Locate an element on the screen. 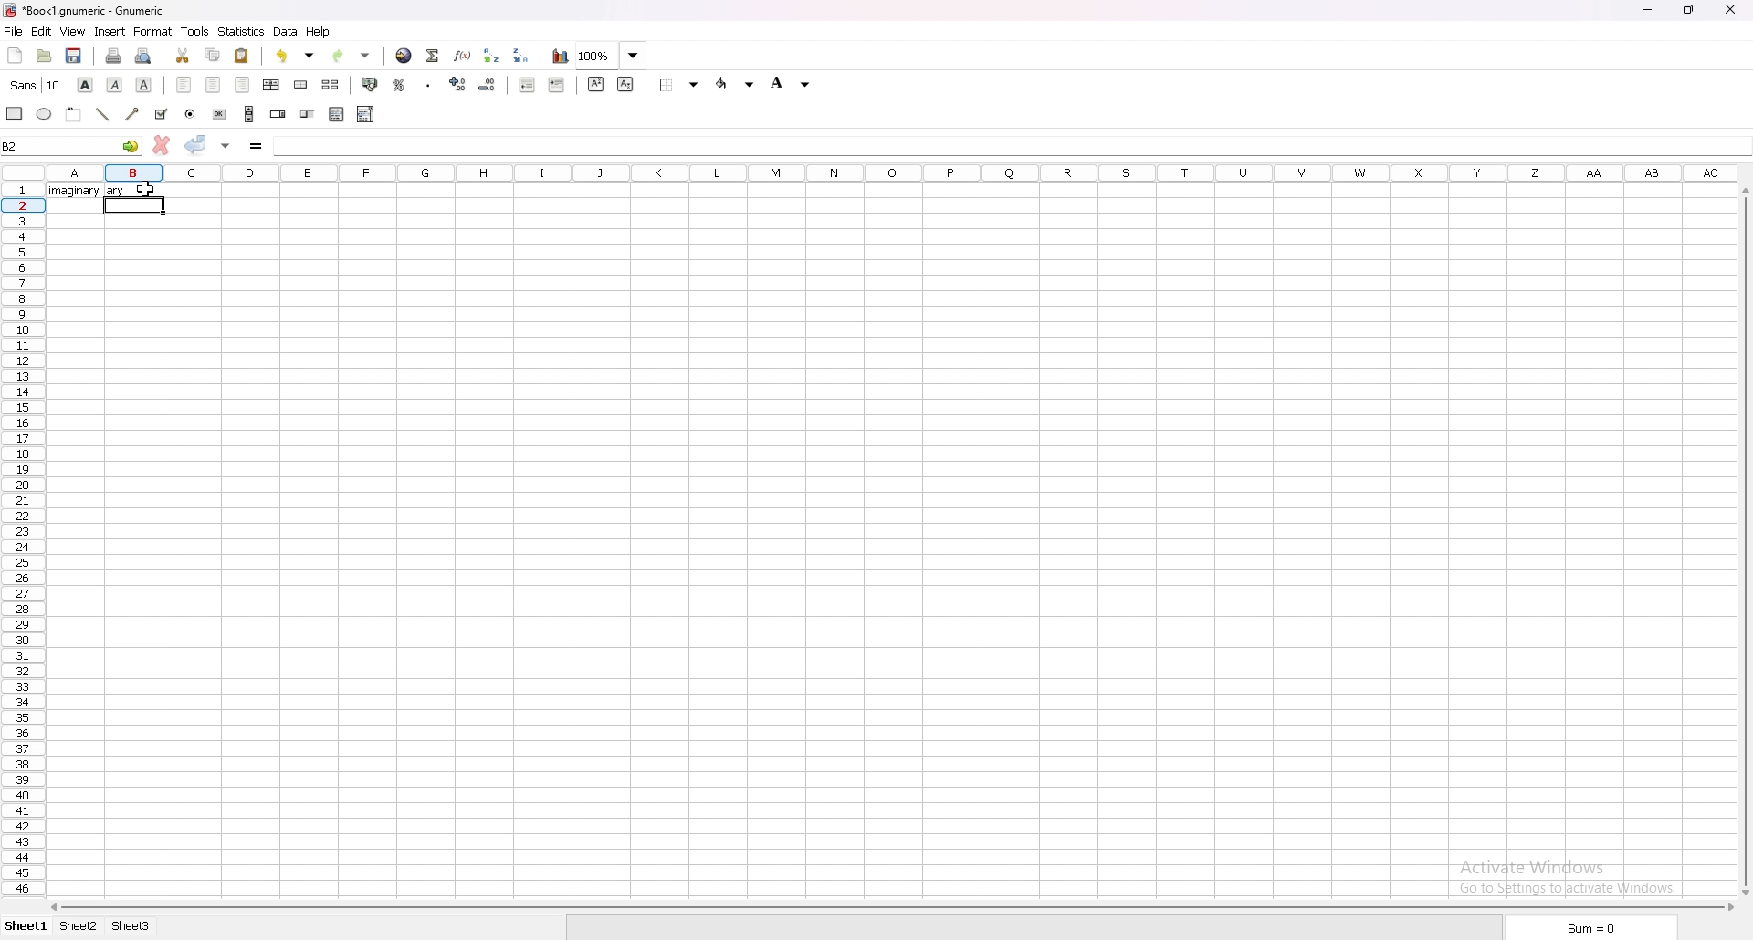  split merged cells is located at coordinates (331, 84).